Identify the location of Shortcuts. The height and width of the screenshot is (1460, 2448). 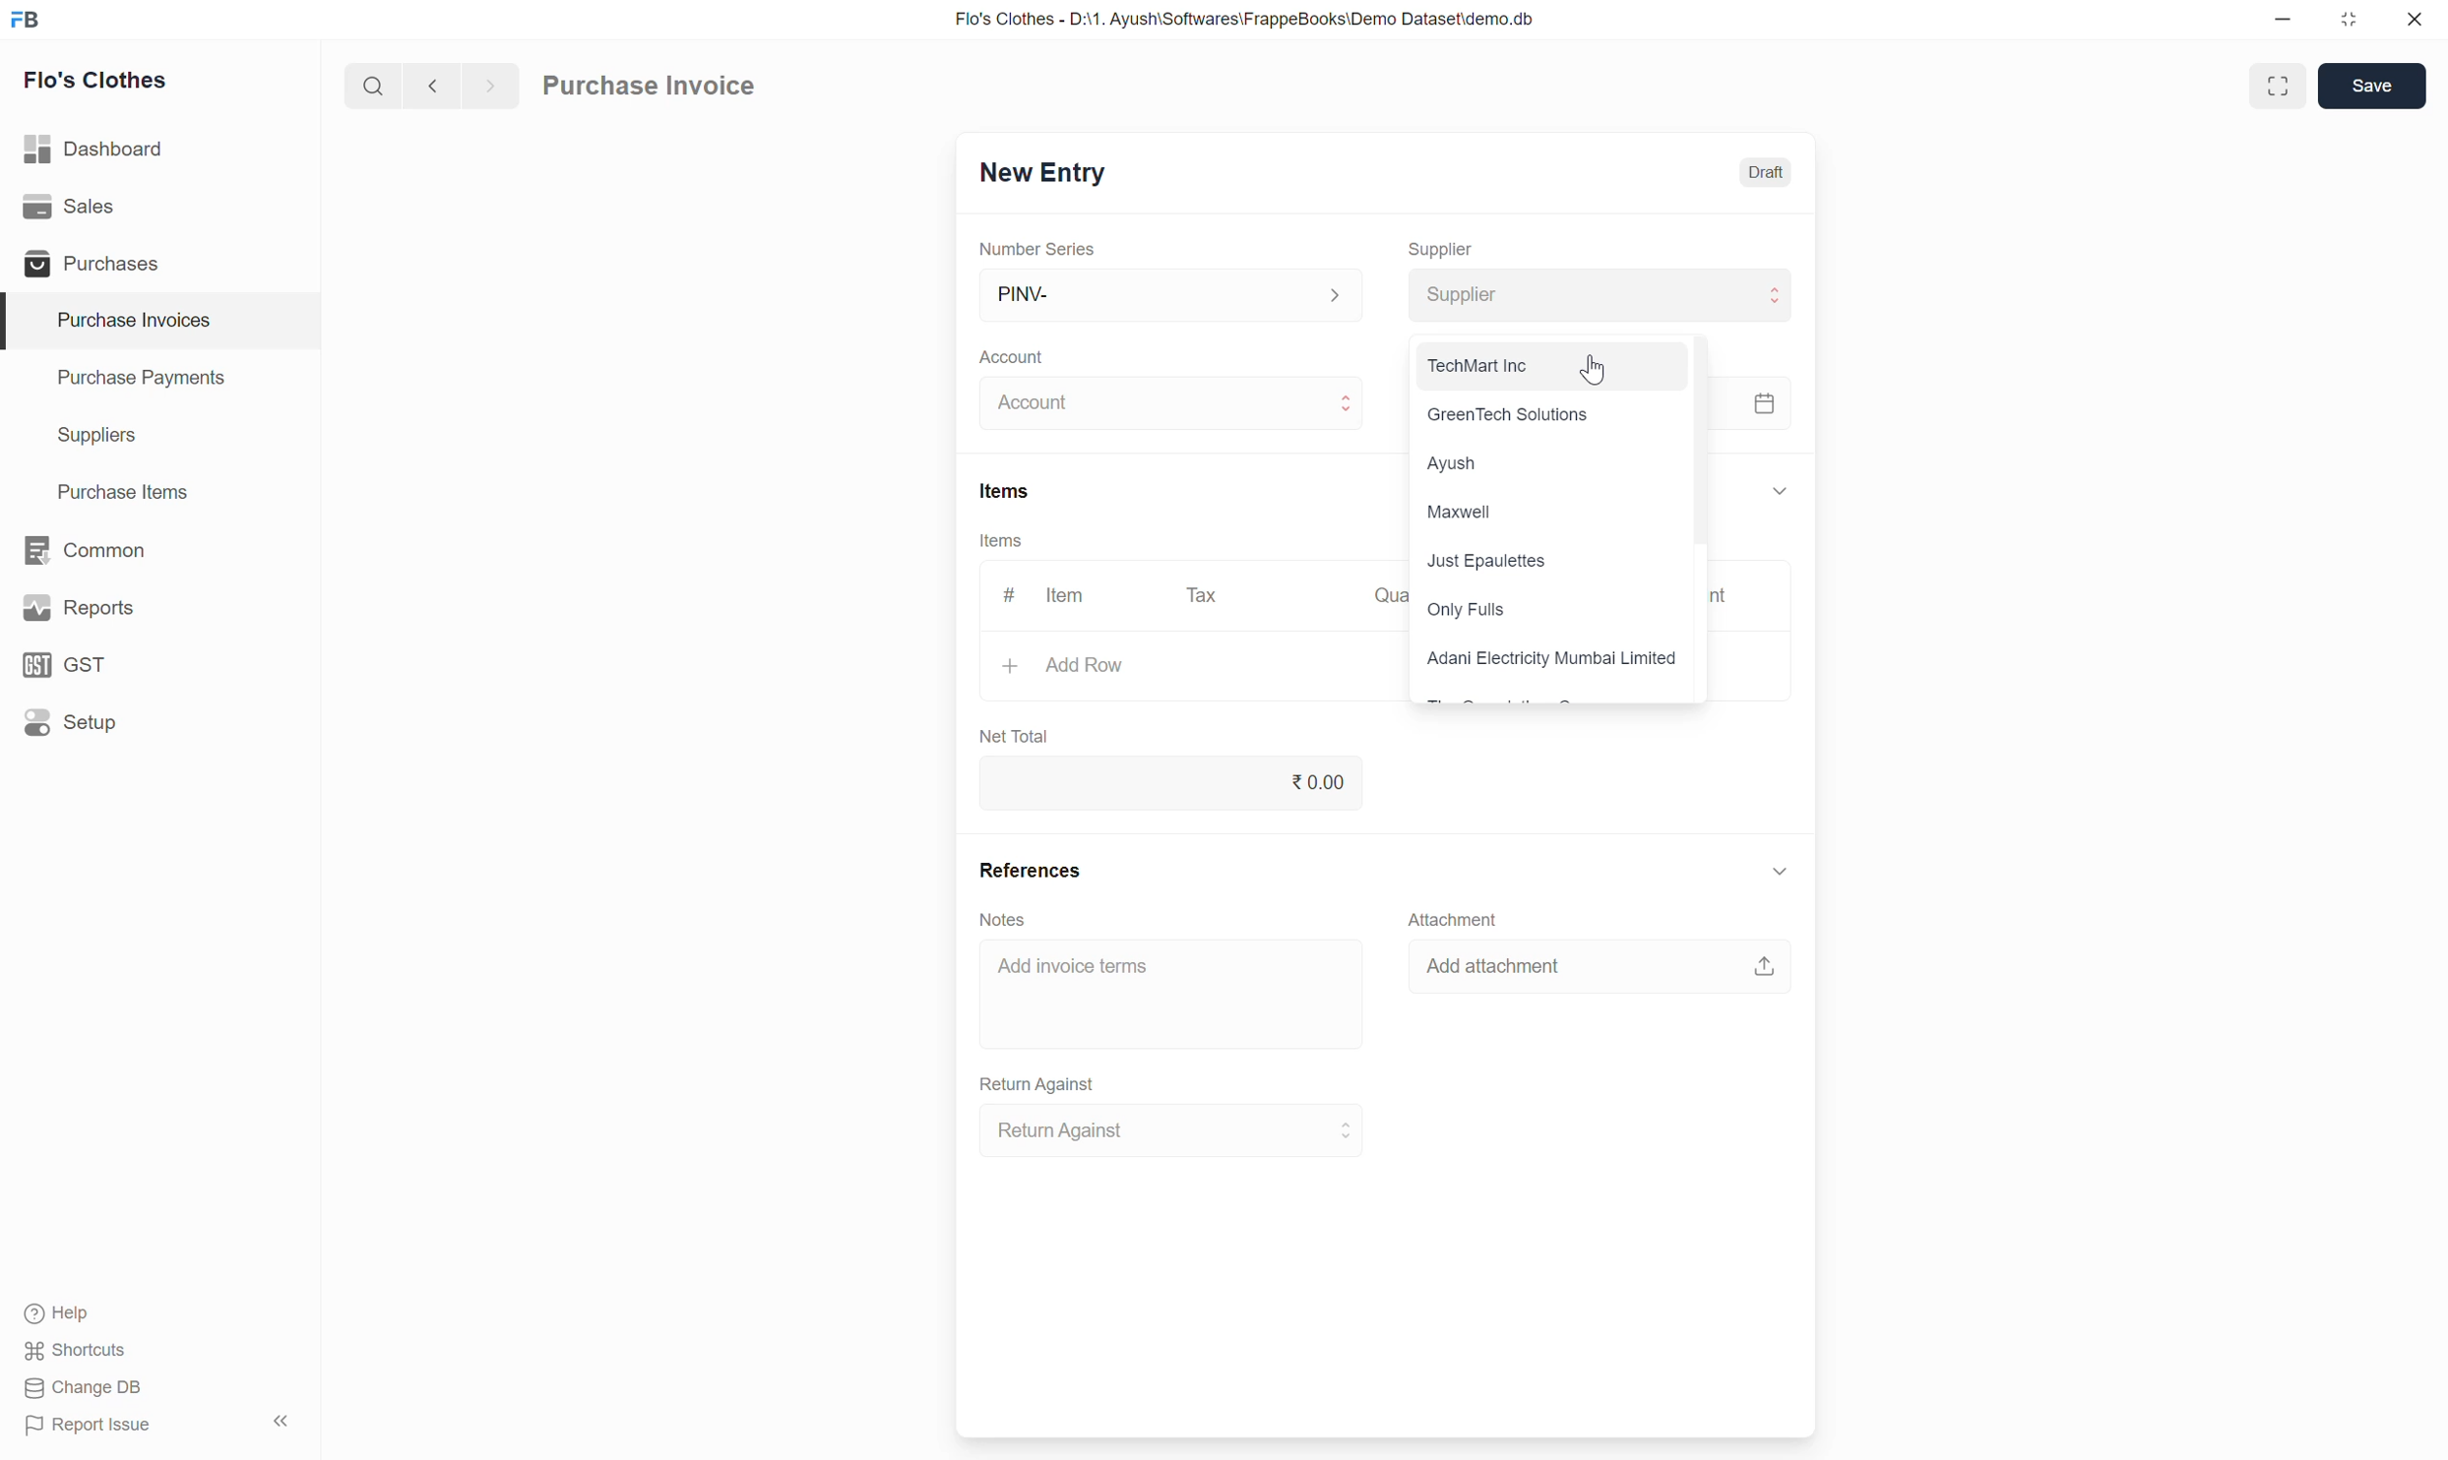
(76, 1351).